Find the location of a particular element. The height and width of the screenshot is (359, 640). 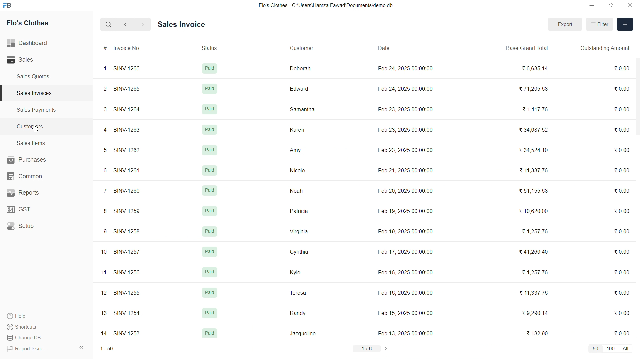

8 is located at coordinates (101, 211).